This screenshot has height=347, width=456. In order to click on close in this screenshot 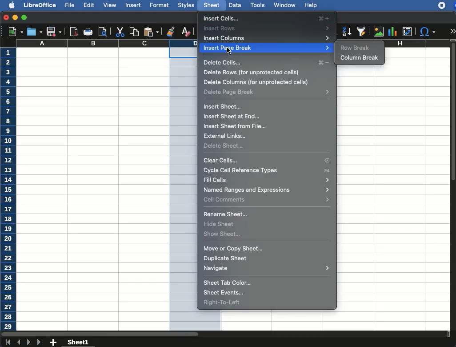, I will do `click(6, 17)`.